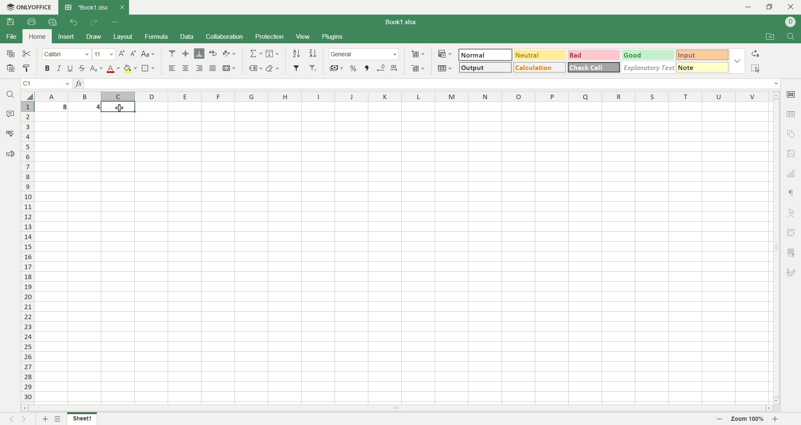  What do you see at coordinates (116, 22) in the screenshot?
I see `customize quickaccess` at bounding box center [116, 22].